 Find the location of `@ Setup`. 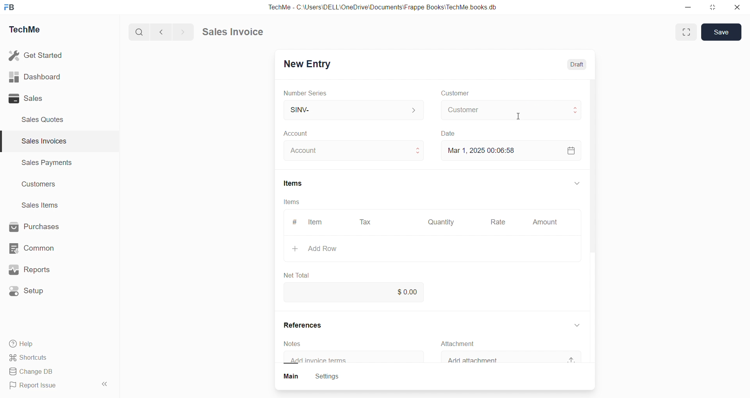

@ Setup is located at coordinates (31, 294).